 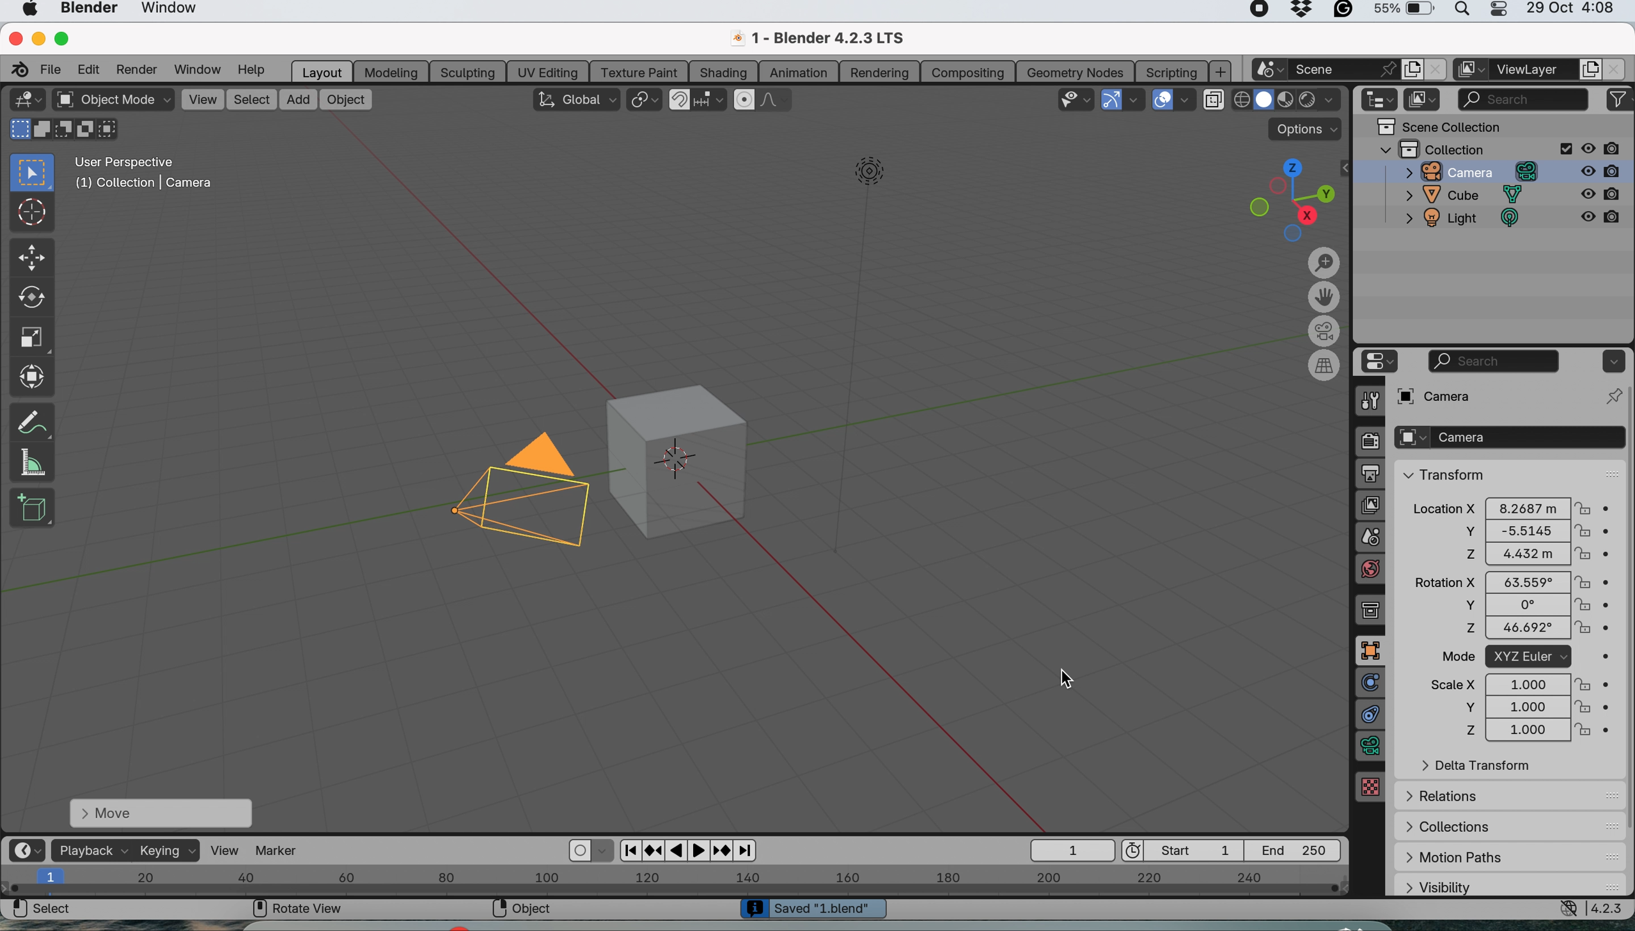 I want to click on modeling, so click(x=392, y=72).